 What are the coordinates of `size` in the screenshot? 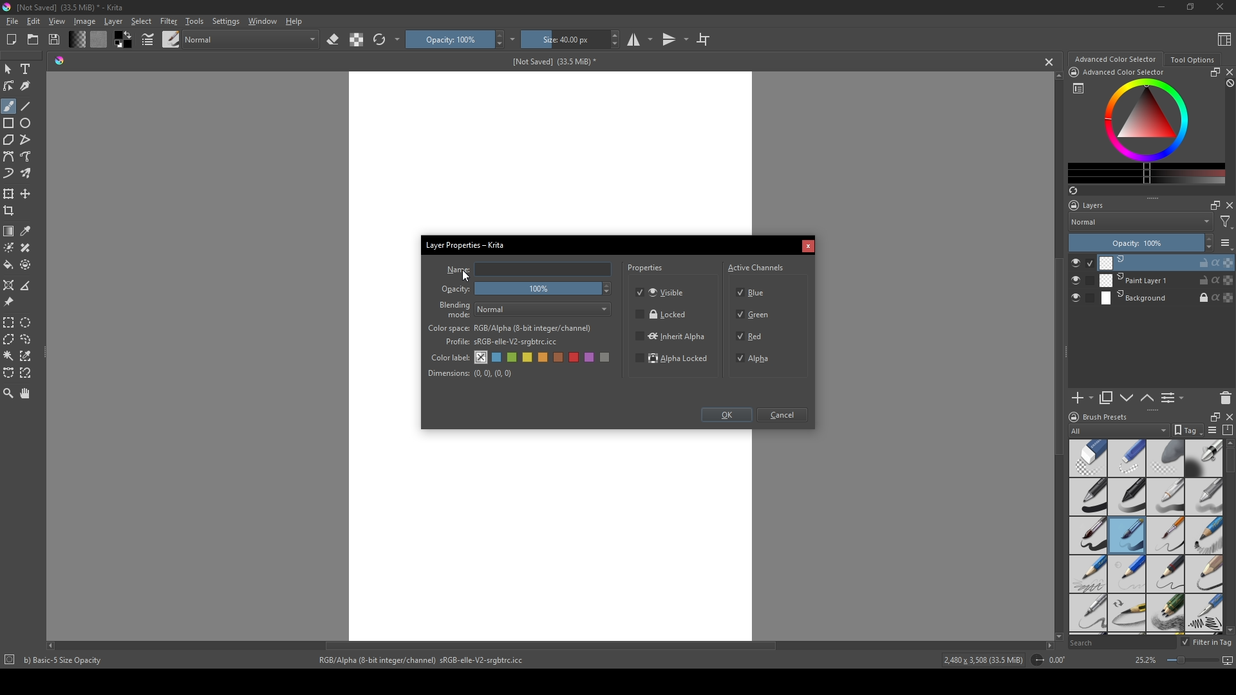 It's located at (564, 39).